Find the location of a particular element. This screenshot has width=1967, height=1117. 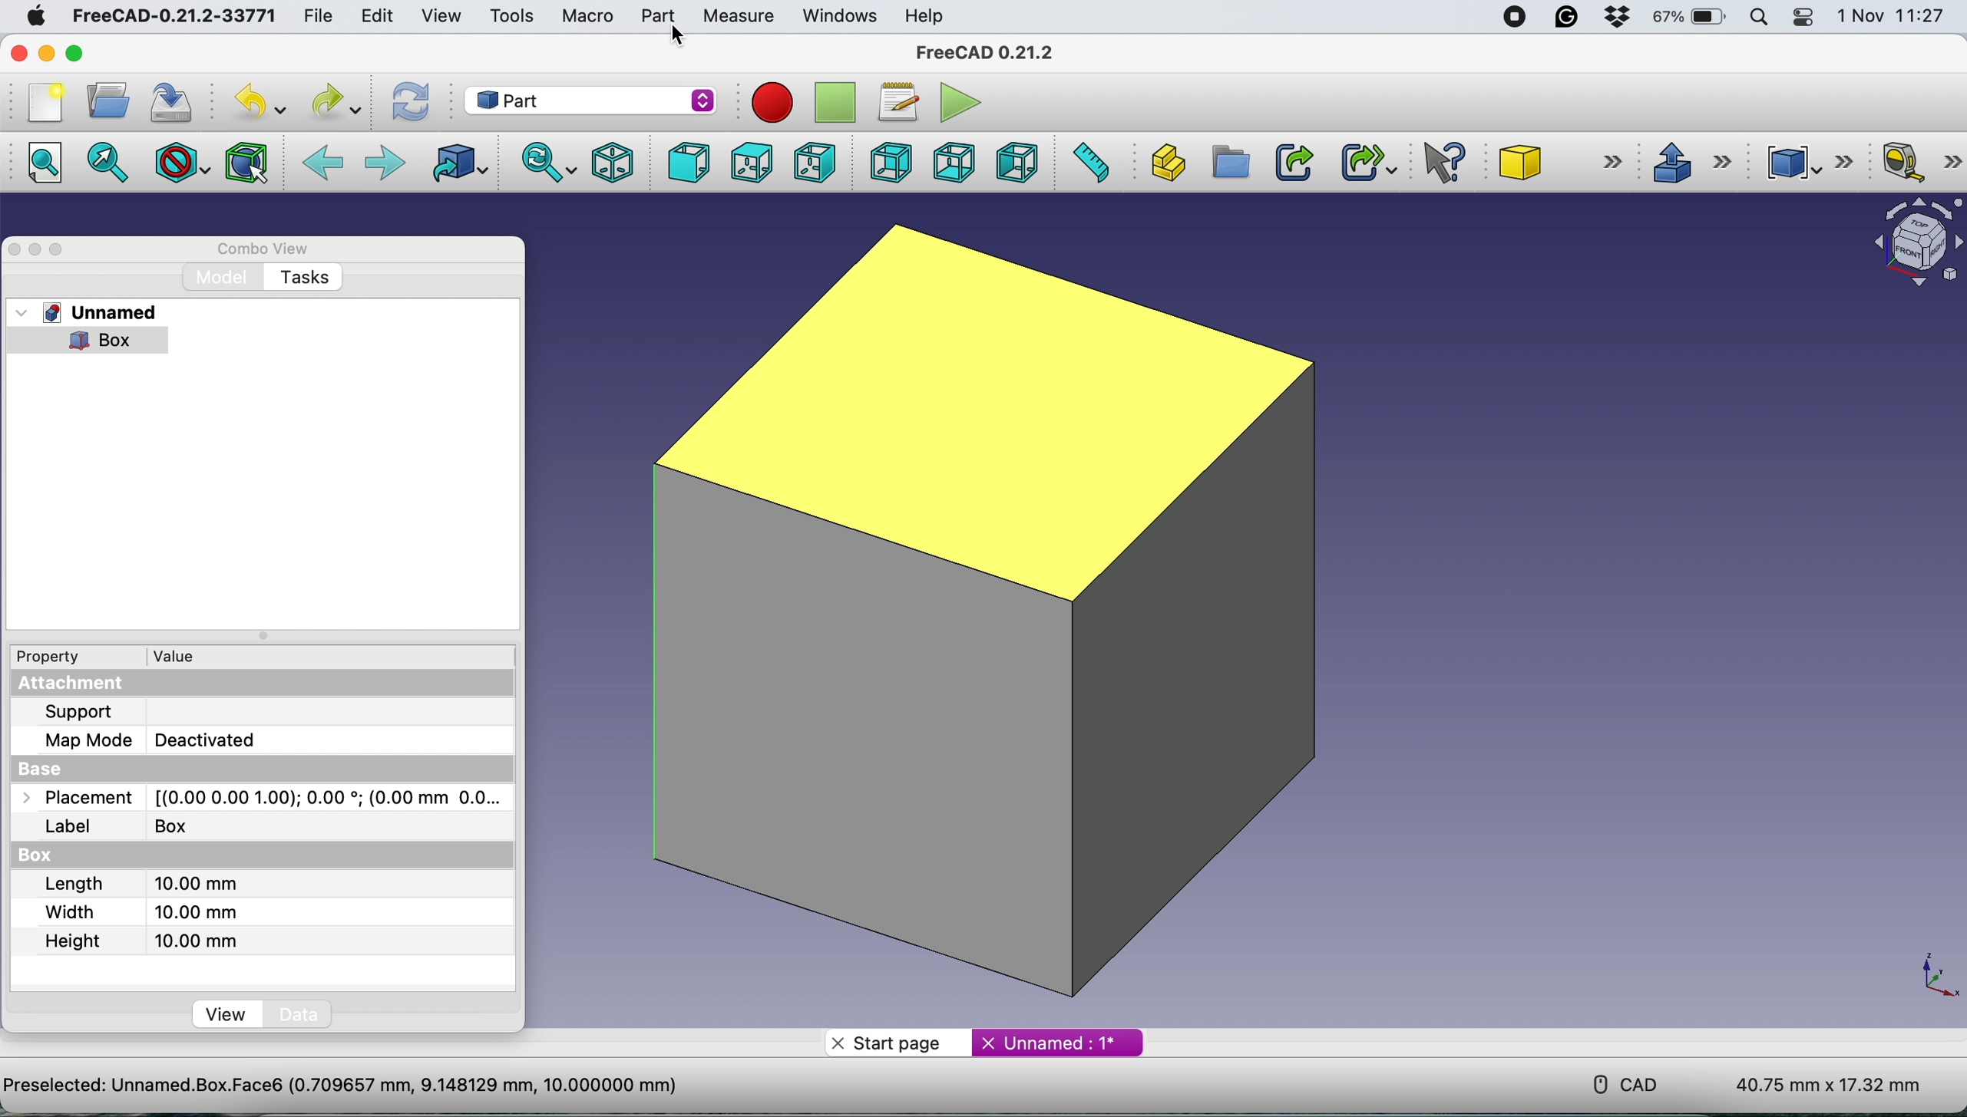

cad is located at coordinates (1617, 1081).